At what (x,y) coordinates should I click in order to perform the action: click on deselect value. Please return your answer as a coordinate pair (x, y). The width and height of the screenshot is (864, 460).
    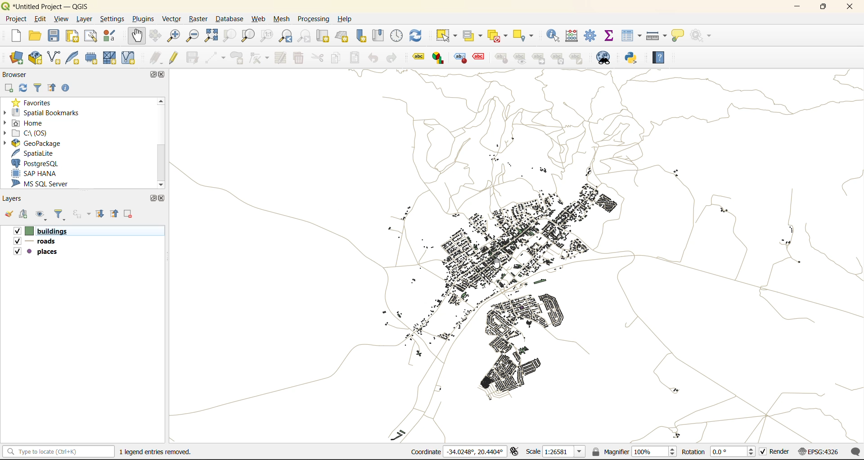
    Looking at the image, I should click on (499, 37).